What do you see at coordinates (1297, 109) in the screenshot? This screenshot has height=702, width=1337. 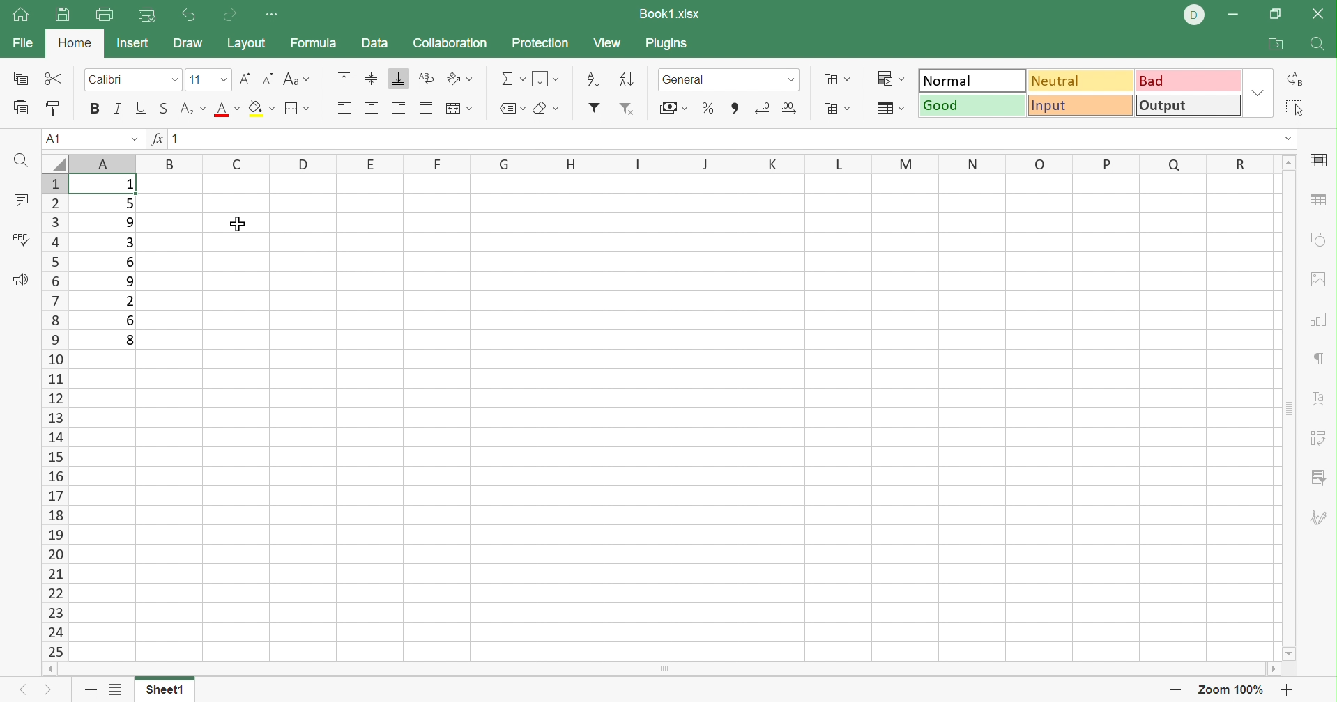 I see `Select all` at bounding box center [1297, 109].